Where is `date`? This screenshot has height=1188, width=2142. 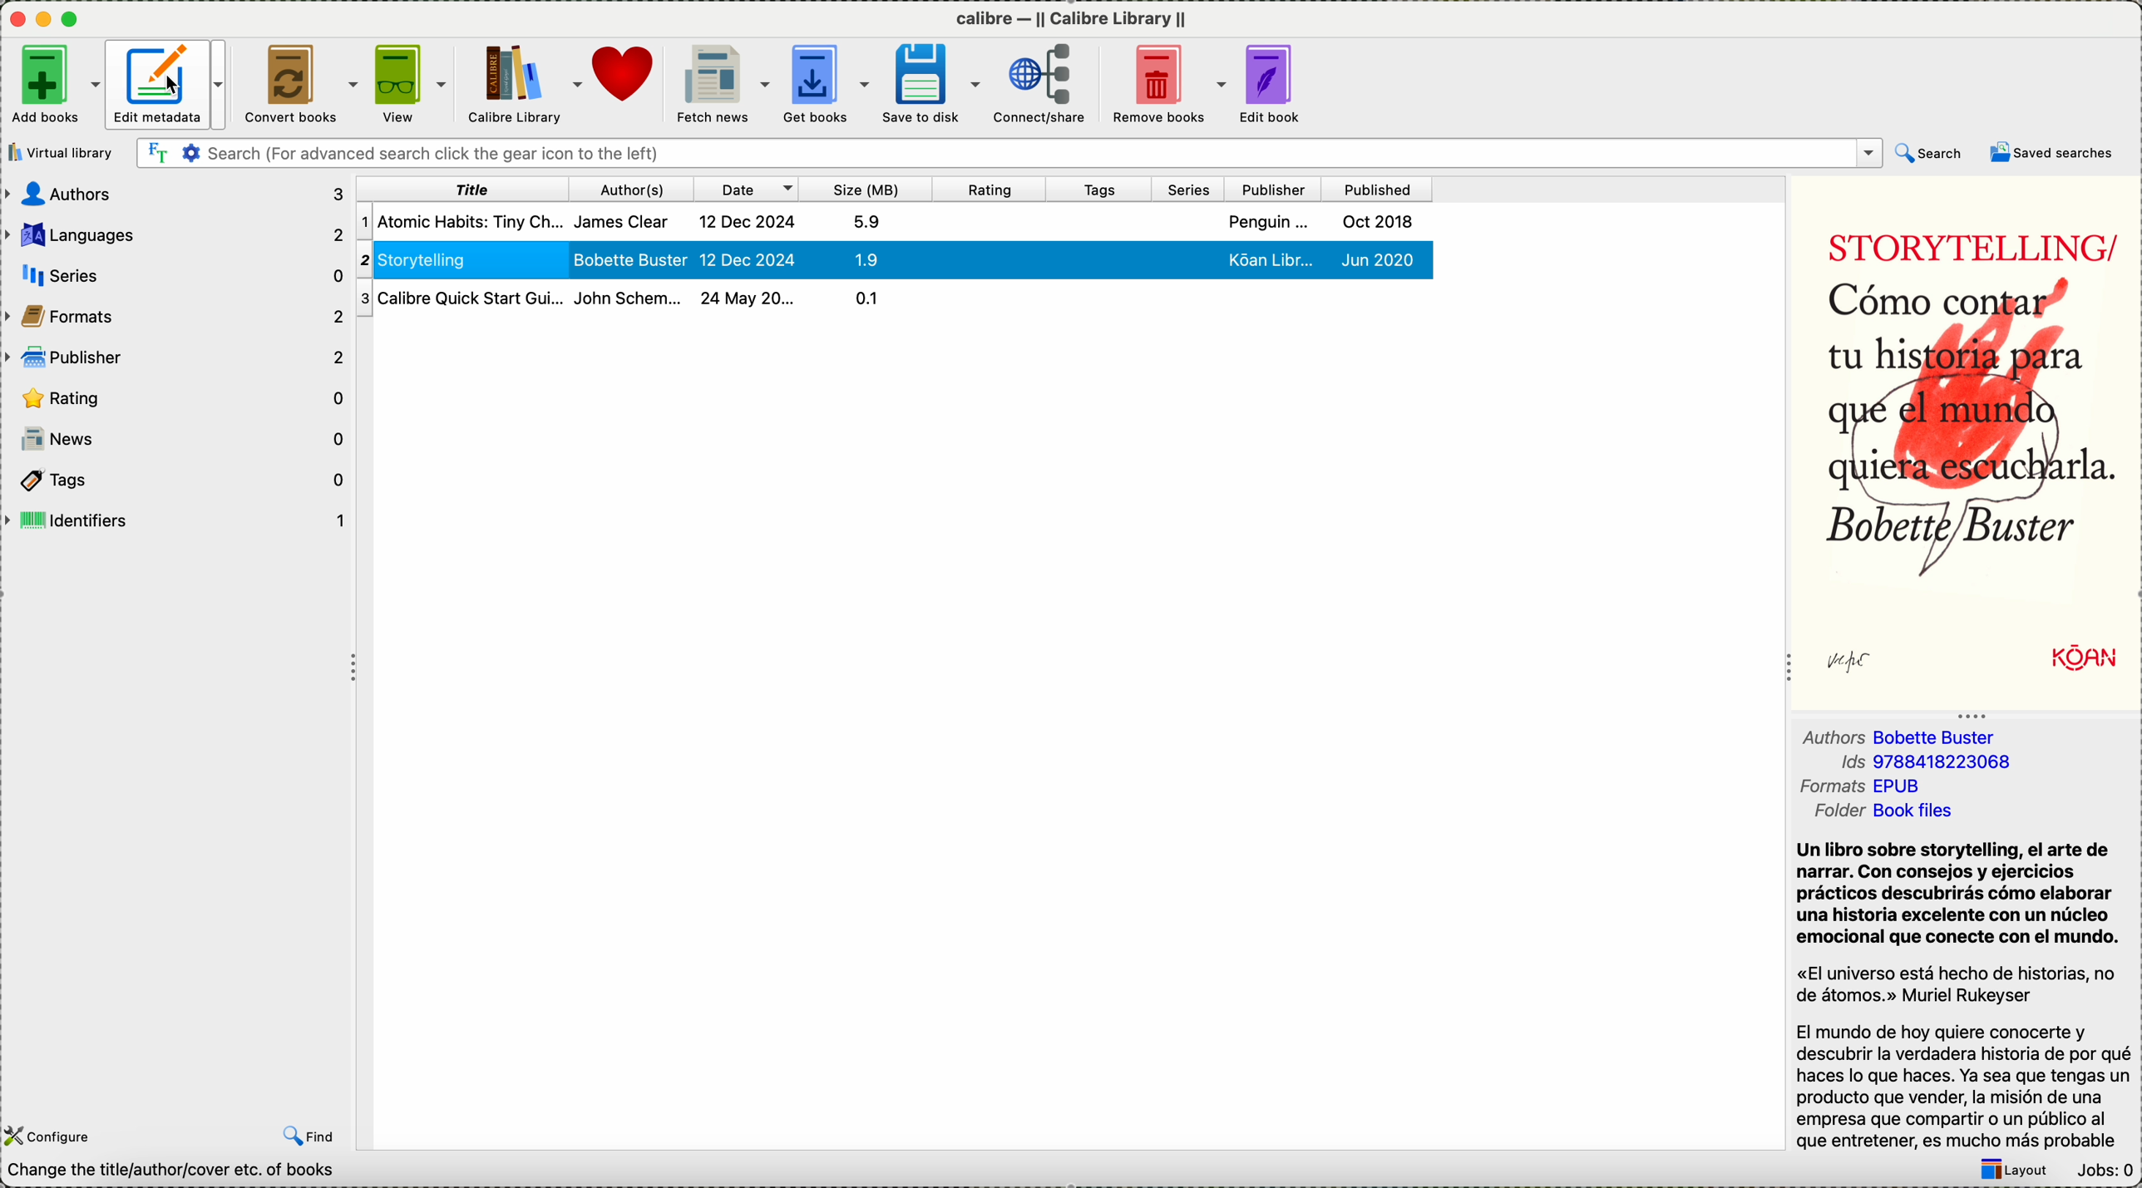 date is located at coordinates (749, 190).